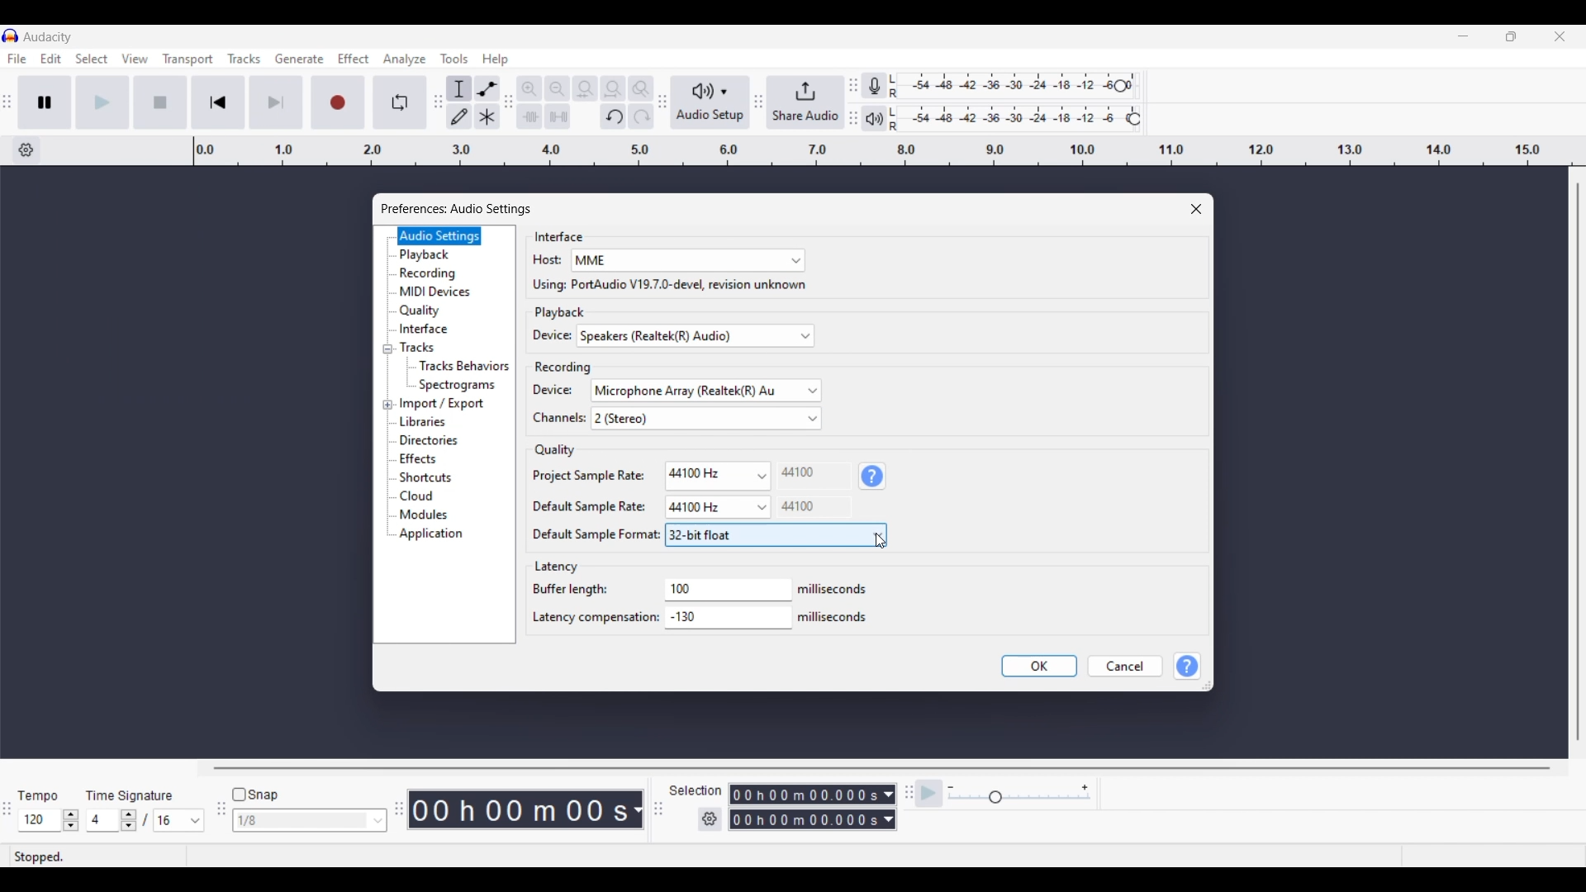 The height and width of the screenshot is (892, 1586). Describe the element at coordinates (1463, 36) in the screenshot. I see `Minimize` at that location.